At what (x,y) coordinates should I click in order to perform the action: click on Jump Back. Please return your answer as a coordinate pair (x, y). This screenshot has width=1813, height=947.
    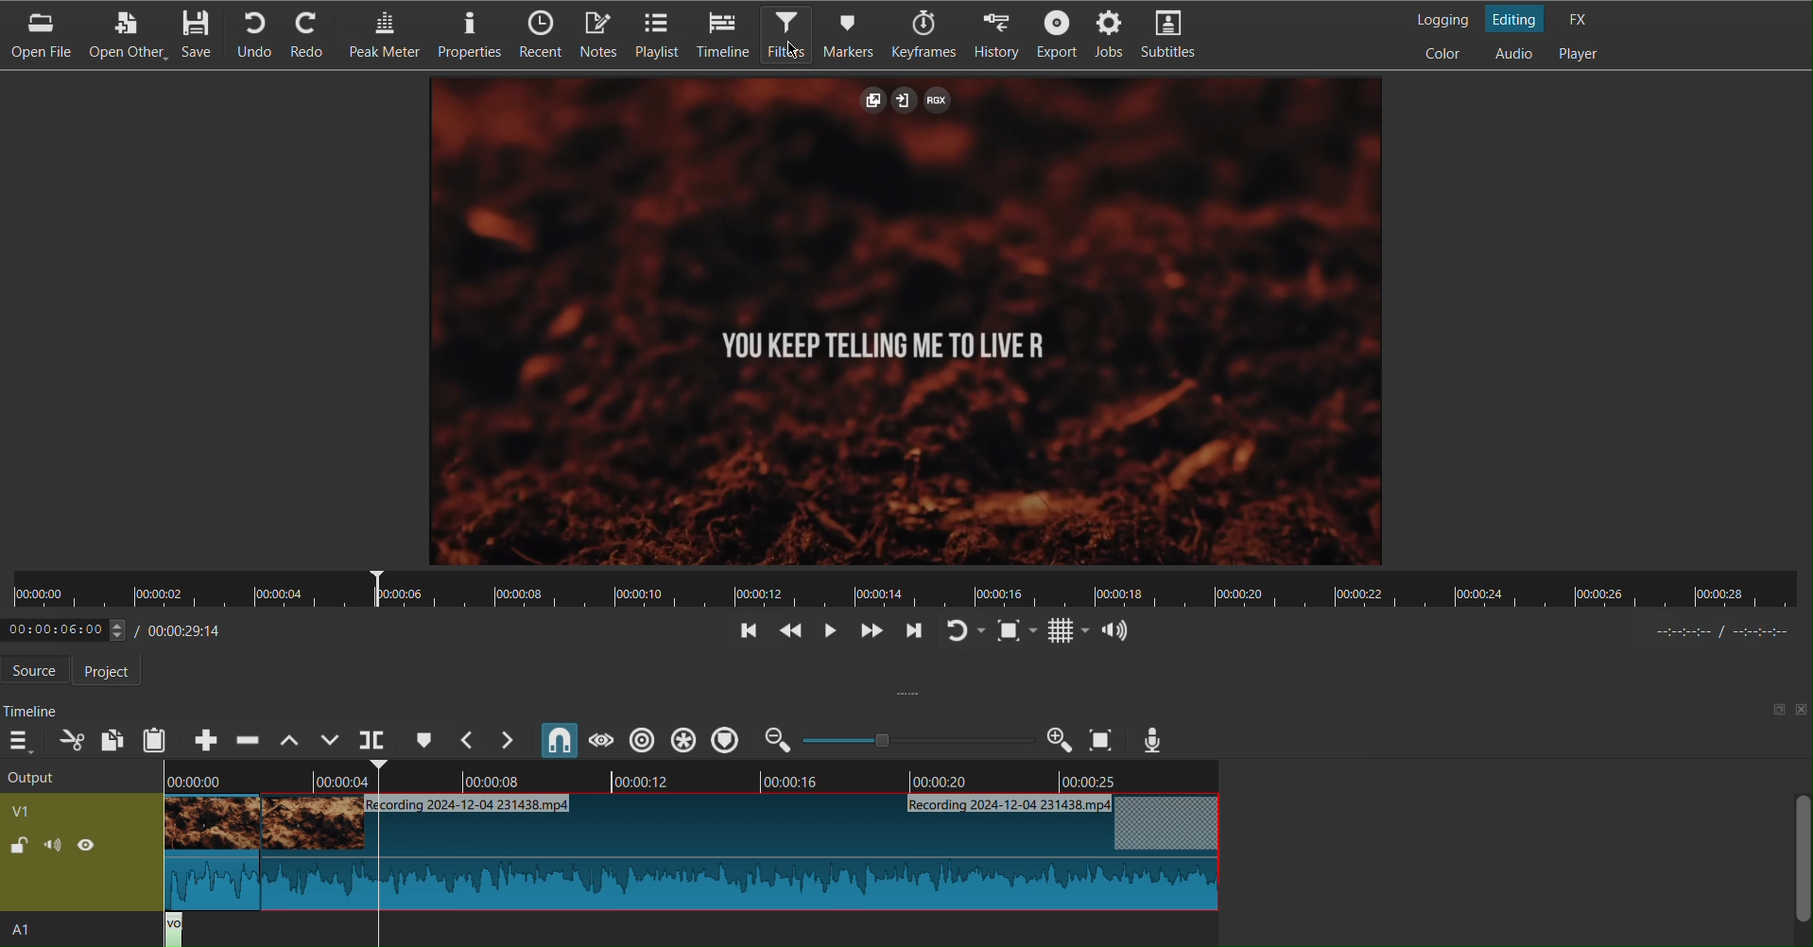
    Looking at the image, I should click on (749, 632).